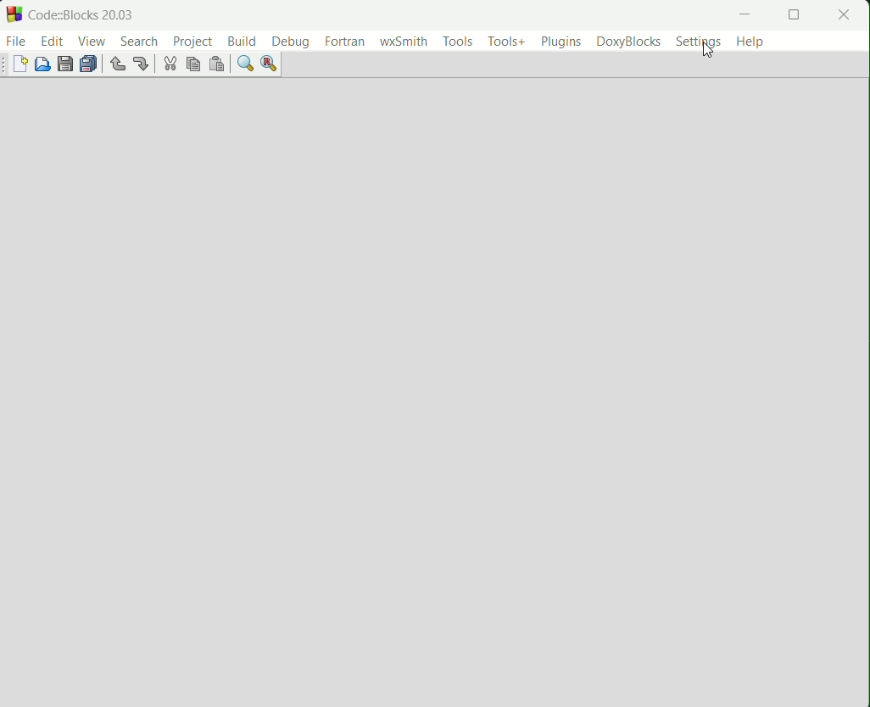 The height and width of the screenshot is (707, 870). Describe the element at coordinates (81, 15) in the screenshot. I see `CodezBlocks 20.03` at that location.